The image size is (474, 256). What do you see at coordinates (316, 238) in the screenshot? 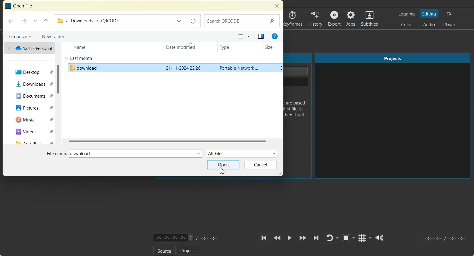
I see `Skip to the next point` at bounding box center [316, 238].